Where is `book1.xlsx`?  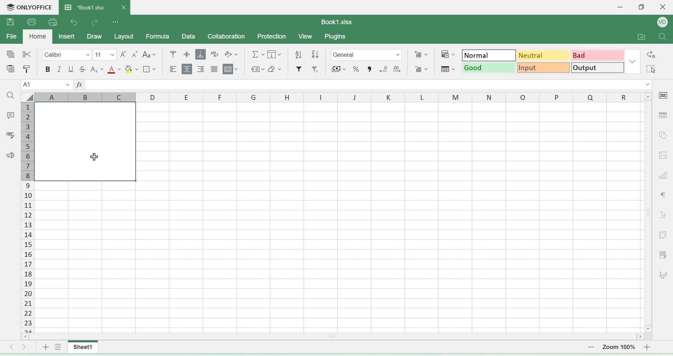
book1.xlsx is located at coordinates (96, 6).